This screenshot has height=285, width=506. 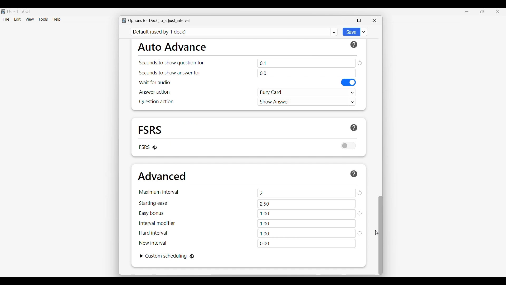 I want to click on FSRS, so click(x=150, y=130).